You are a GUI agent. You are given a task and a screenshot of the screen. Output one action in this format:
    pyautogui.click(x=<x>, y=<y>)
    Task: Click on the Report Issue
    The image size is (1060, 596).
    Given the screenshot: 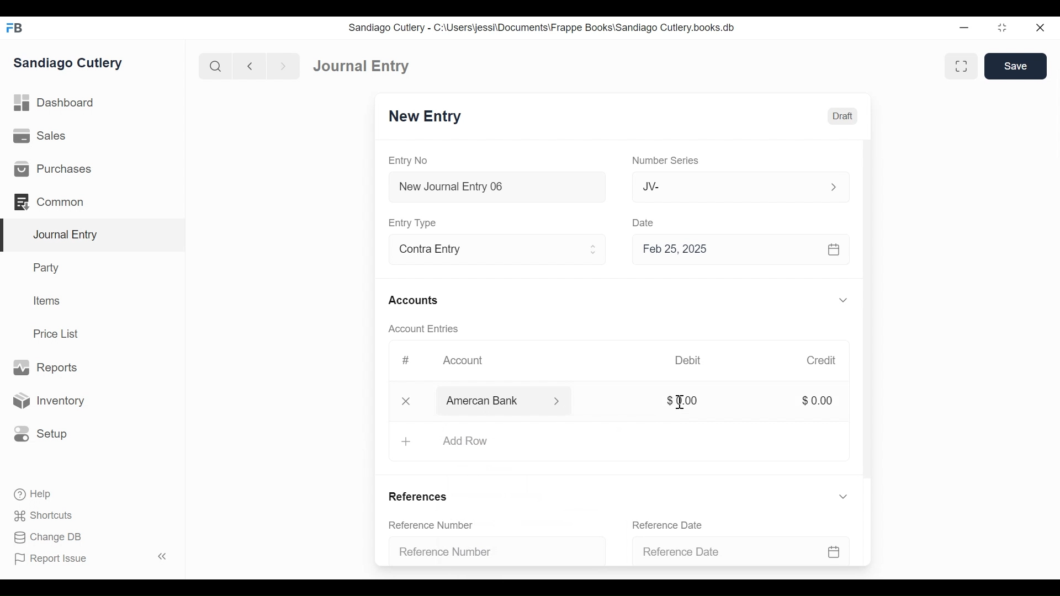 What is the action you would take?
    pyautogui.click(x=93, y=558)
    